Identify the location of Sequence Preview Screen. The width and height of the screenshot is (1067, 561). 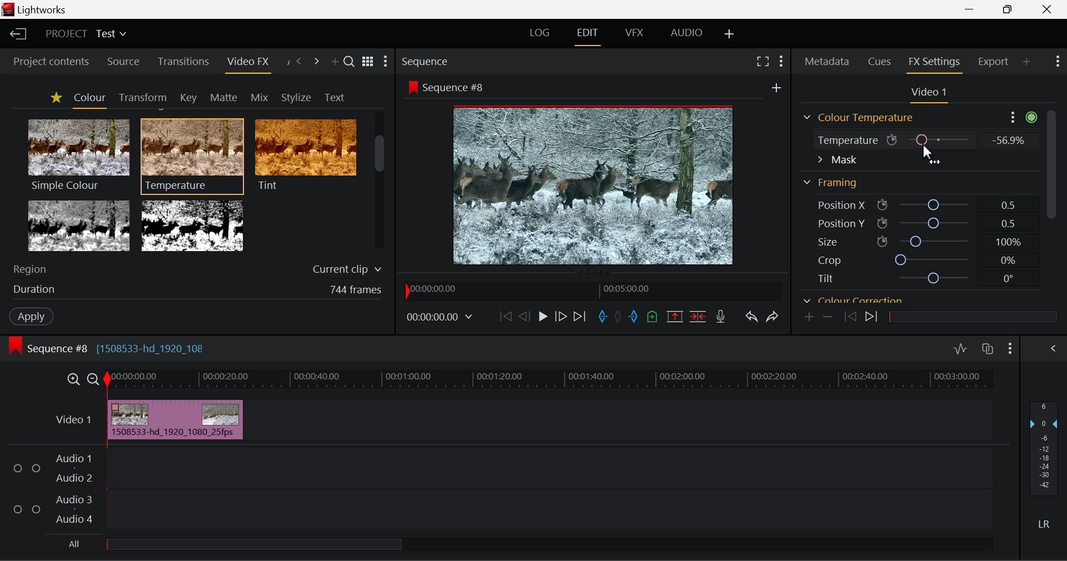
(596, 184).